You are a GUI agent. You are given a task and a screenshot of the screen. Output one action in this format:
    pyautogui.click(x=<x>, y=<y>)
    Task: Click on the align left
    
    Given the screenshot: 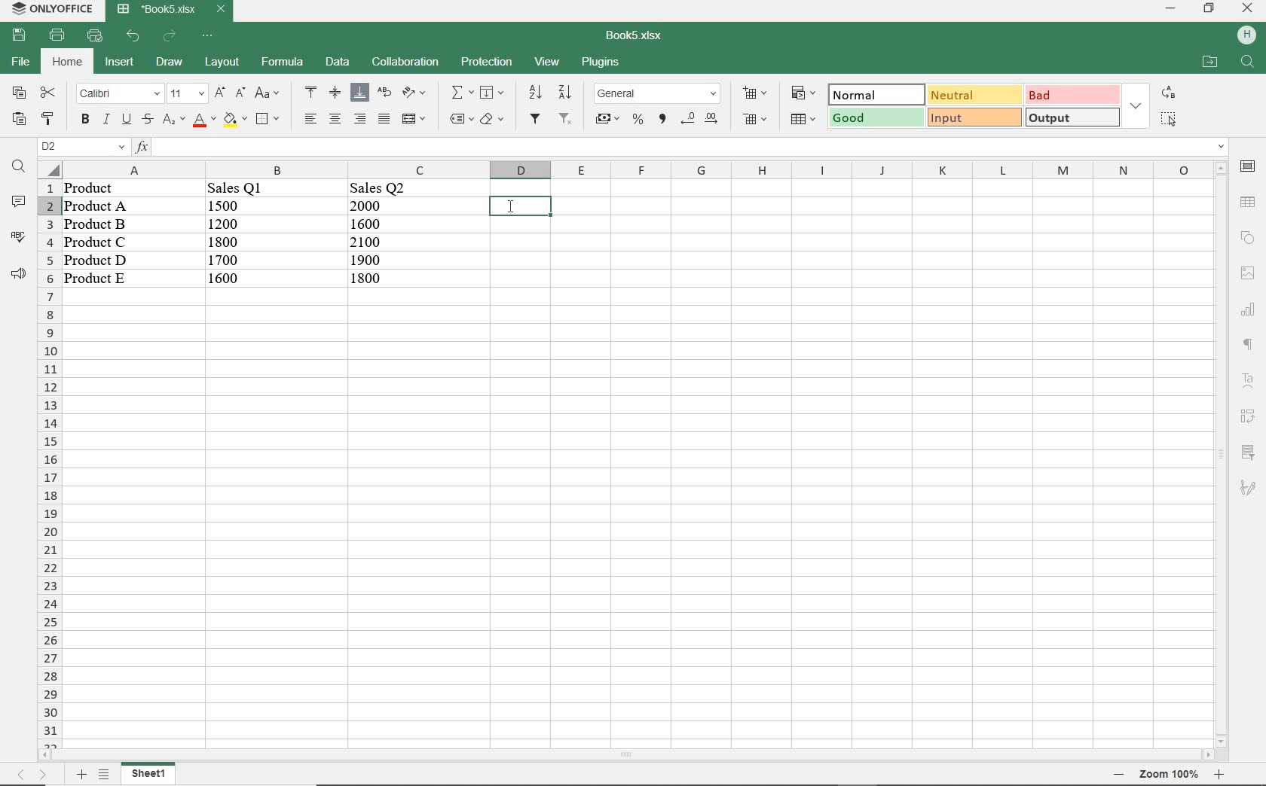 What is the action you would take?
    pyautogui.click(x=360, y=118)
    